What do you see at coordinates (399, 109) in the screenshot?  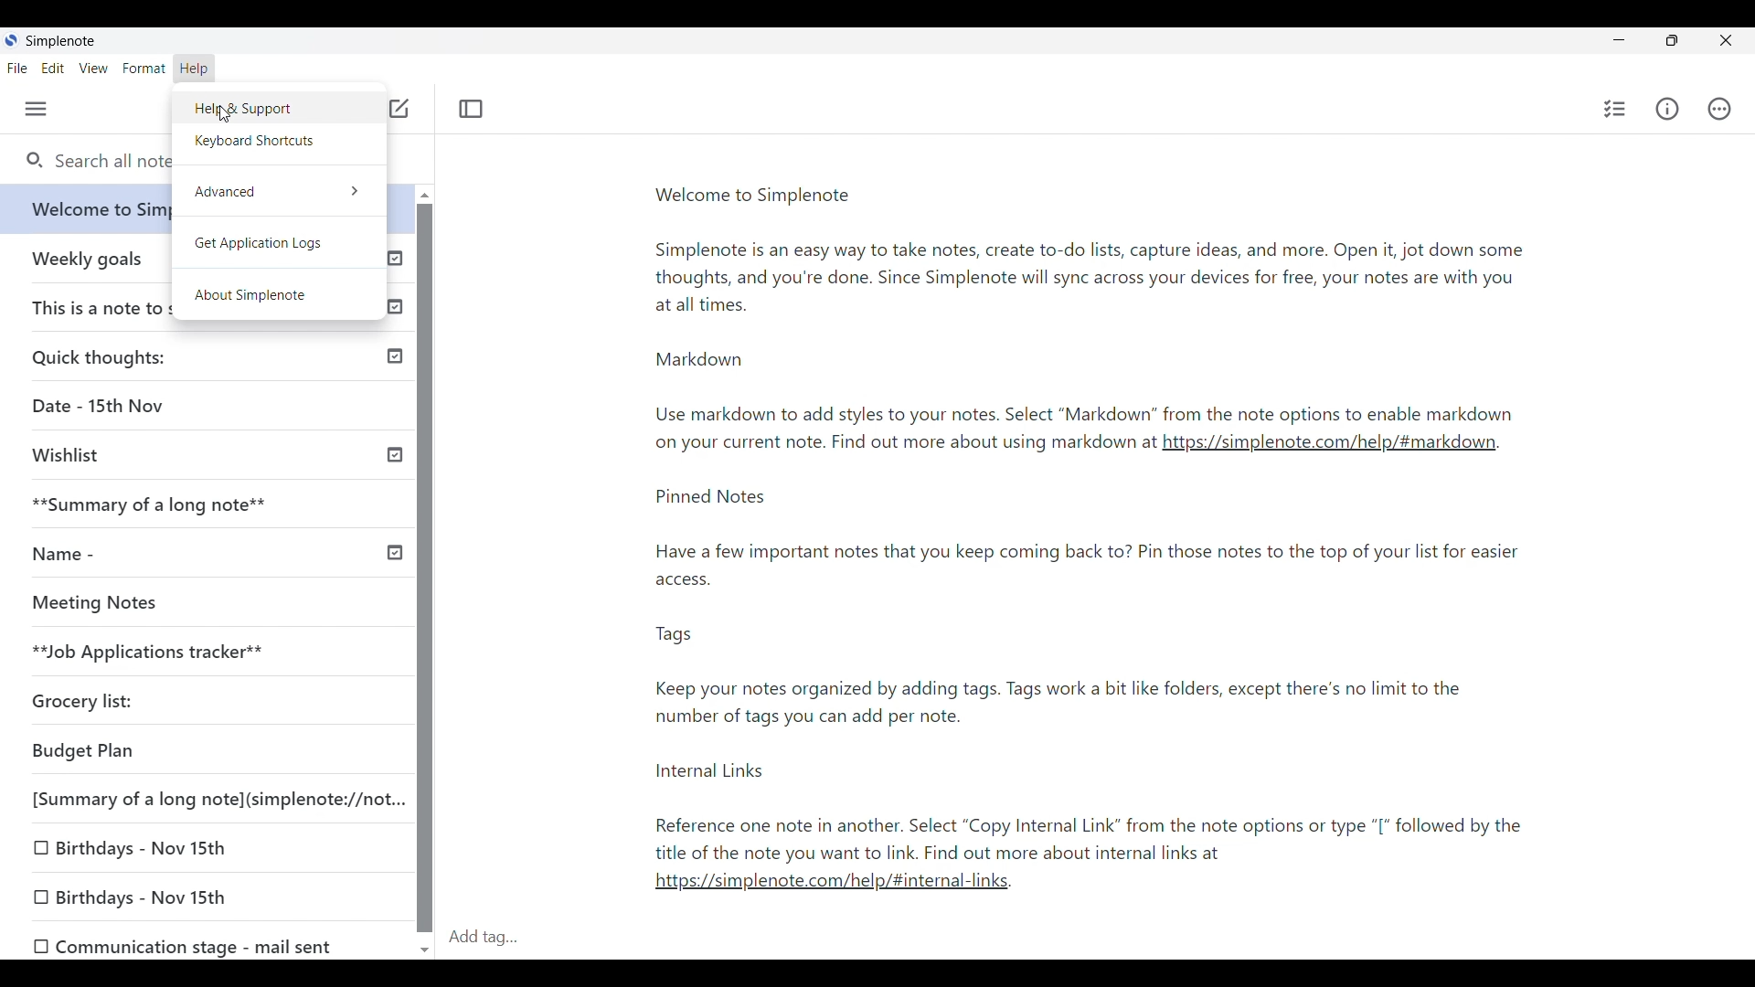 I see `Click to add note` at bounding box center [399, 109].